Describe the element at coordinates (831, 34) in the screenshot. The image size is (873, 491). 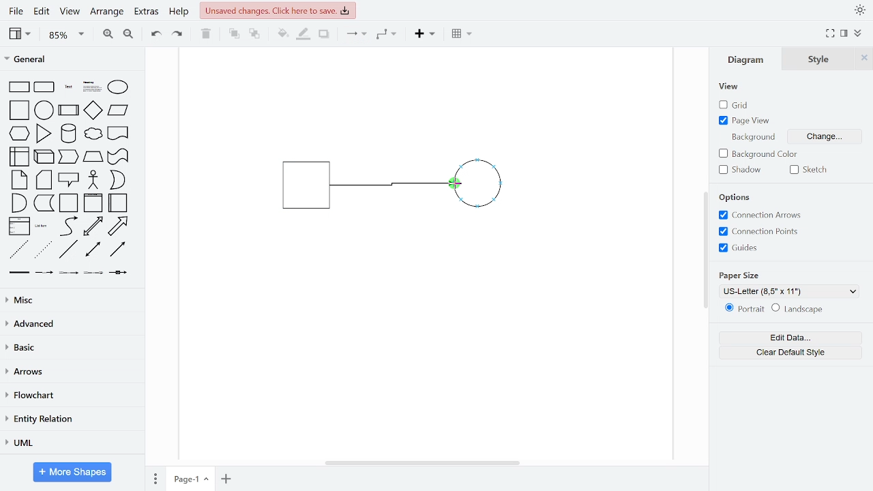
I see `full screen` at that location.